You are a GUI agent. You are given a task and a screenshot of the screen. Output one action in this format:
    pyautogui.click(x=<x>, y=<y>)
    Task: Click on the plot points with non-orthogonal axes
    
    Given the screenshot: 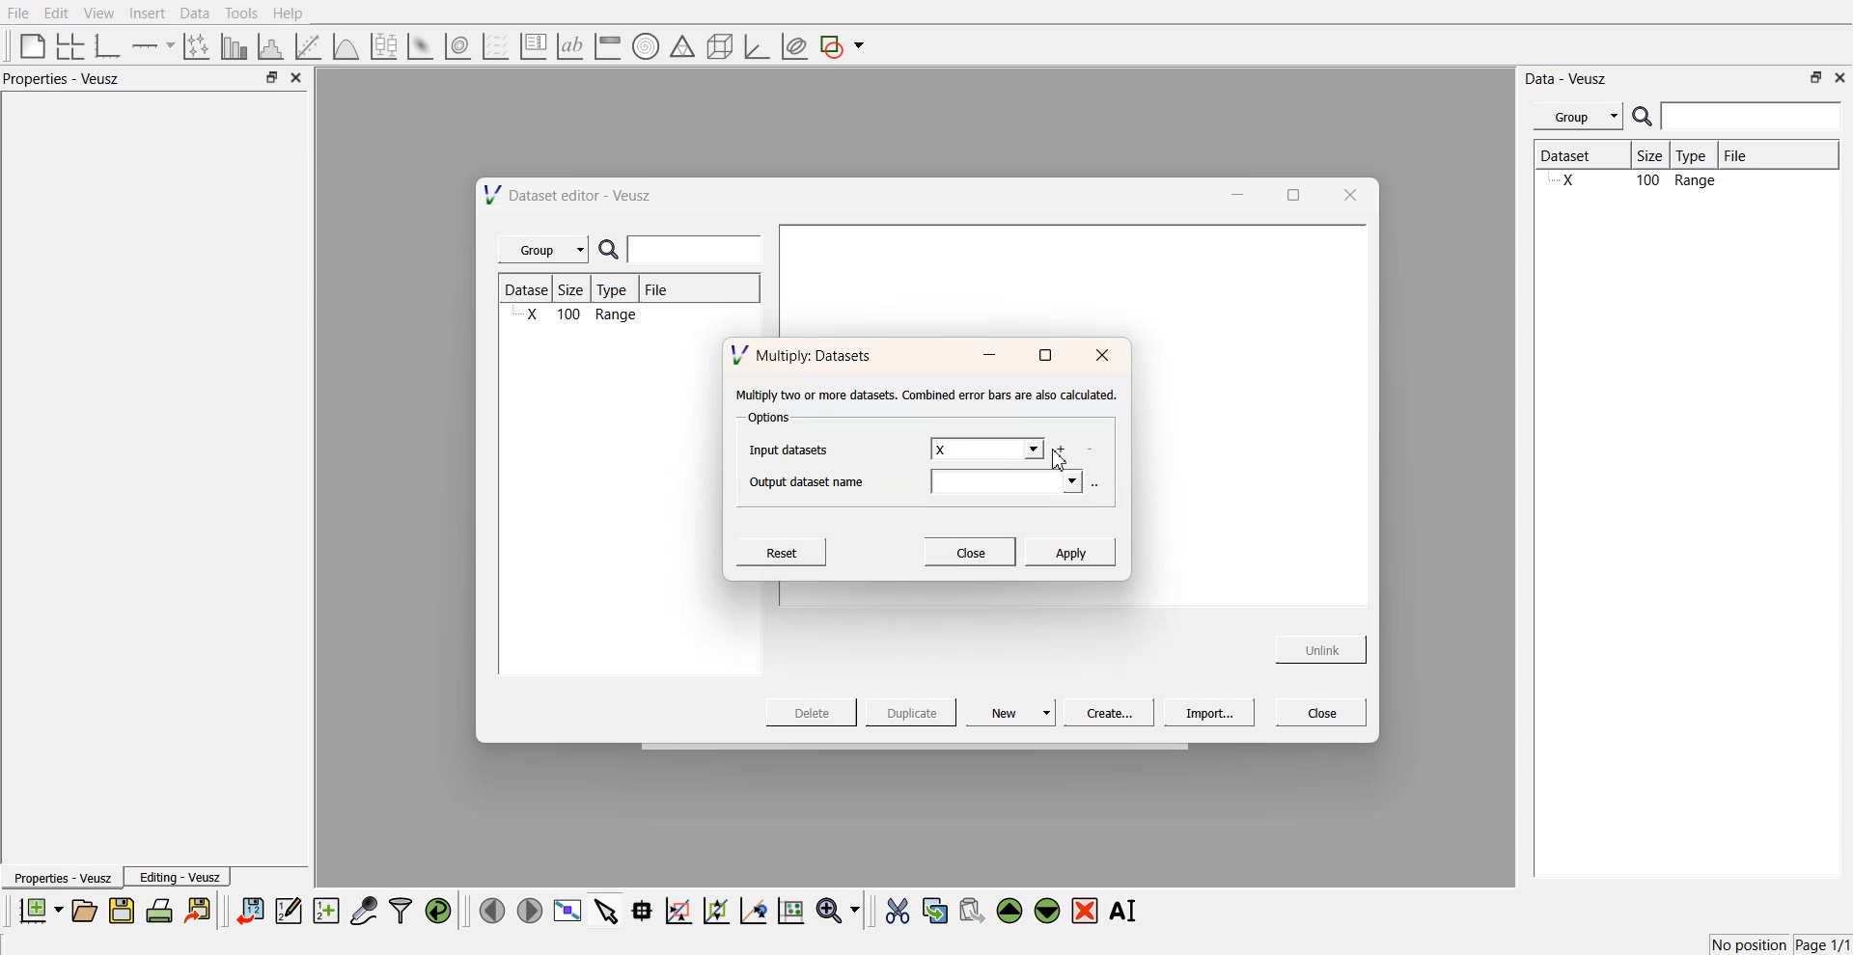 What is the action you would take?
    pyautogui.click(x=195, y=45)
    